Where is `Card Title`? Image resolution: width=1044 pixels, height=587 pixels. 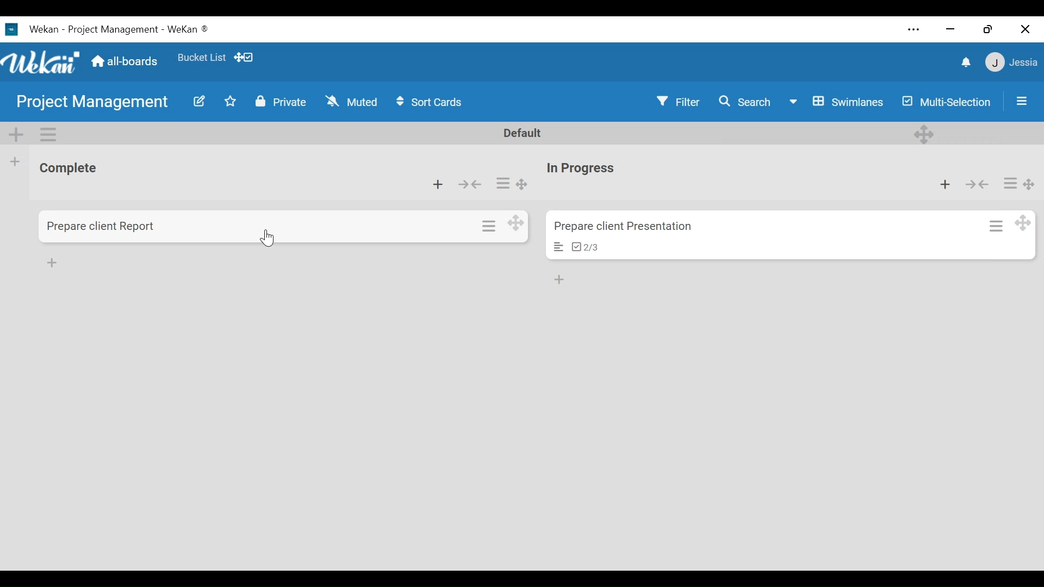
Card Title is located at coordinates (622, 227).